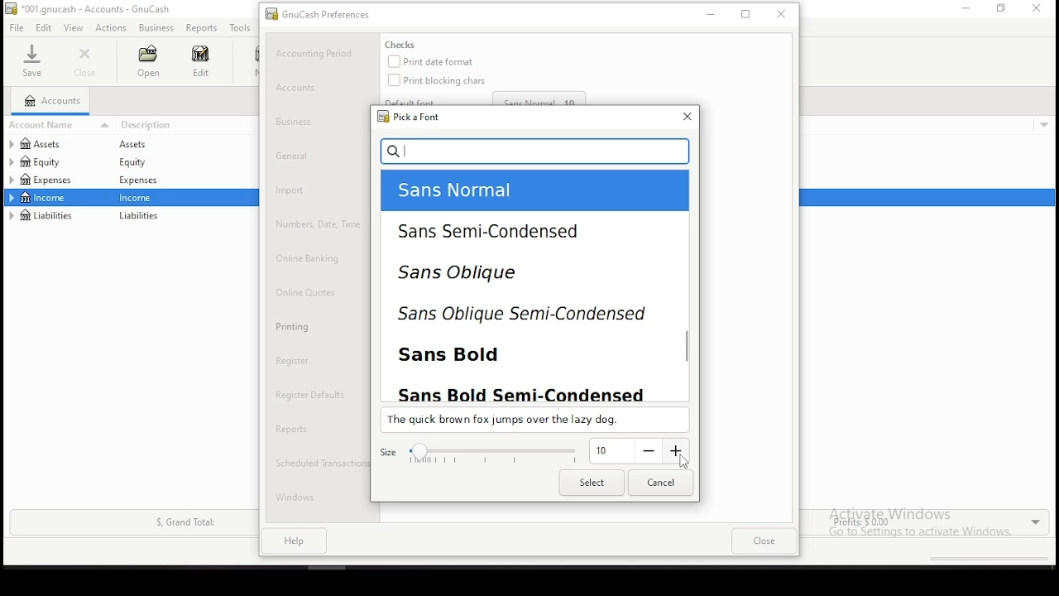 This screenshot has width=1059, height=596. Describe the element at coordinates (185, 125) in the screenshot. I see `description` at that location.